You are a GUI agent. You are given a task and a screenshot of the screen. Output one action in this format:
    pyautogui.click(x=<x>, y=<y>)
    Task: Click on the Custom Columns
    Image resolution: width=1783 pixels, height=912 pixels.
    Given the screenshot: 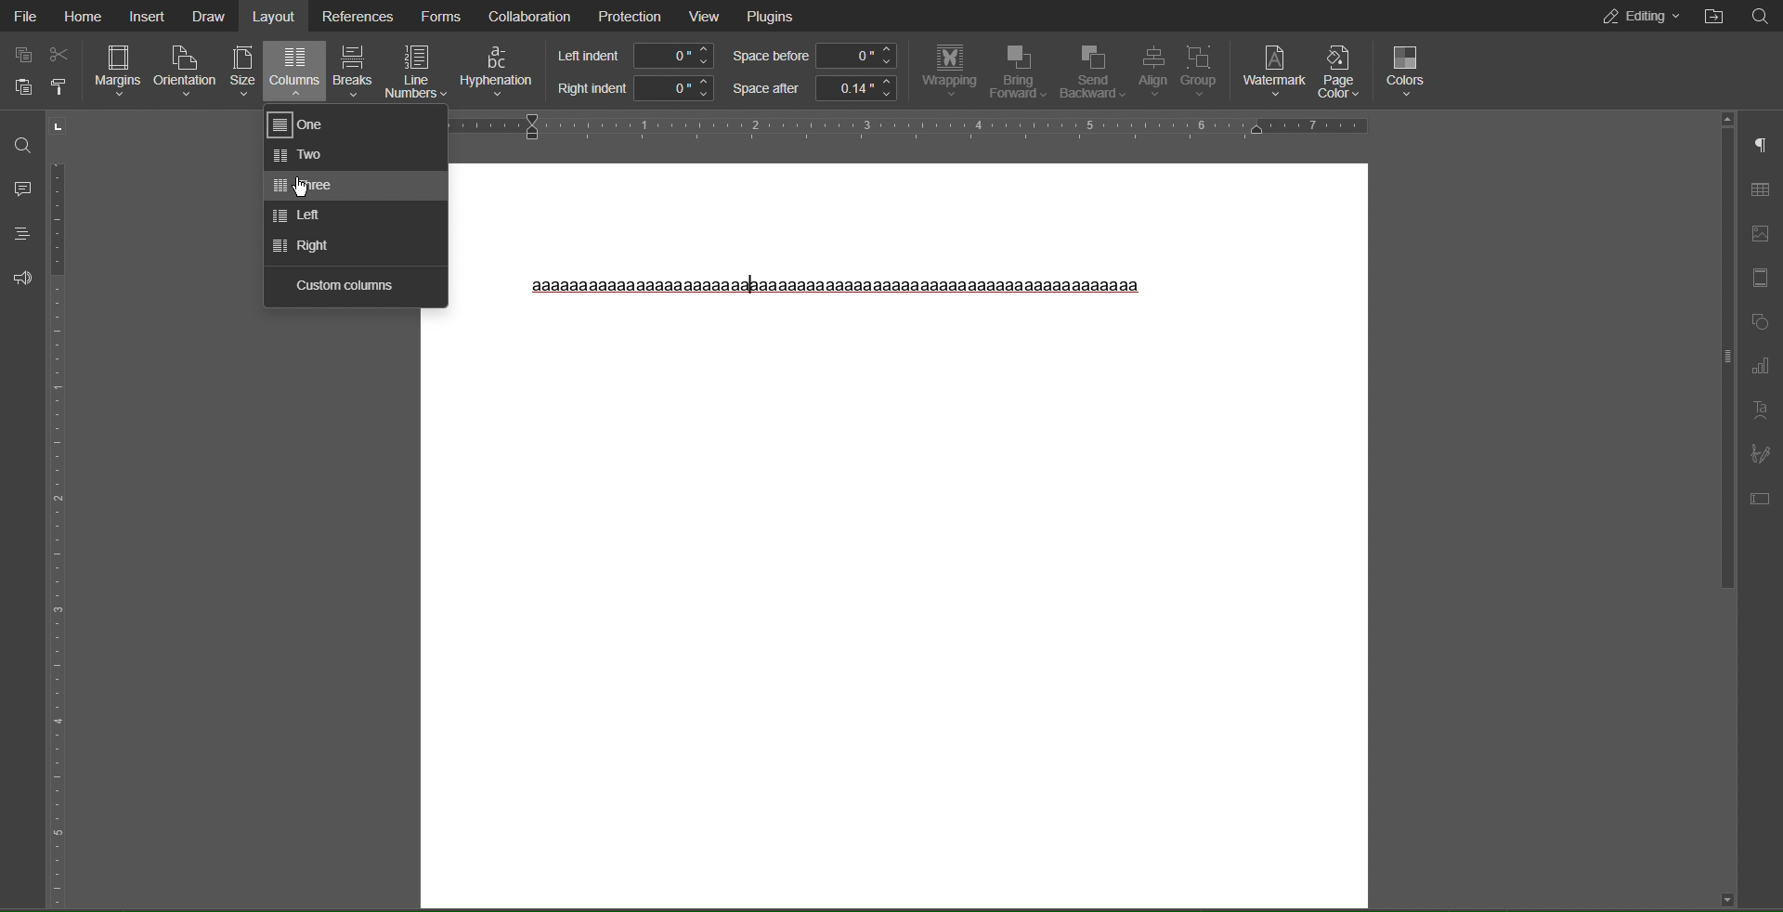 What is the action you would take?
    pyautogui.click(x=345, y=284)
    